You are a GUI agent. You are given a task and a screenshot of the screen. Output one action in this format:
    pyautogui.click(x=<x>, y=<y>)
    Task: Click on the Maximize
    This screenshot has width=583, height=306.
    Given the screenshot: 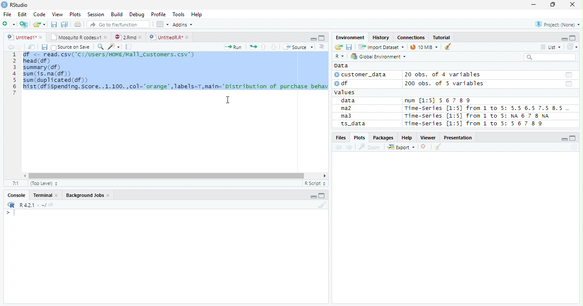 What is the action you would take?
    pyautogui.click(x=321, y=38)
    